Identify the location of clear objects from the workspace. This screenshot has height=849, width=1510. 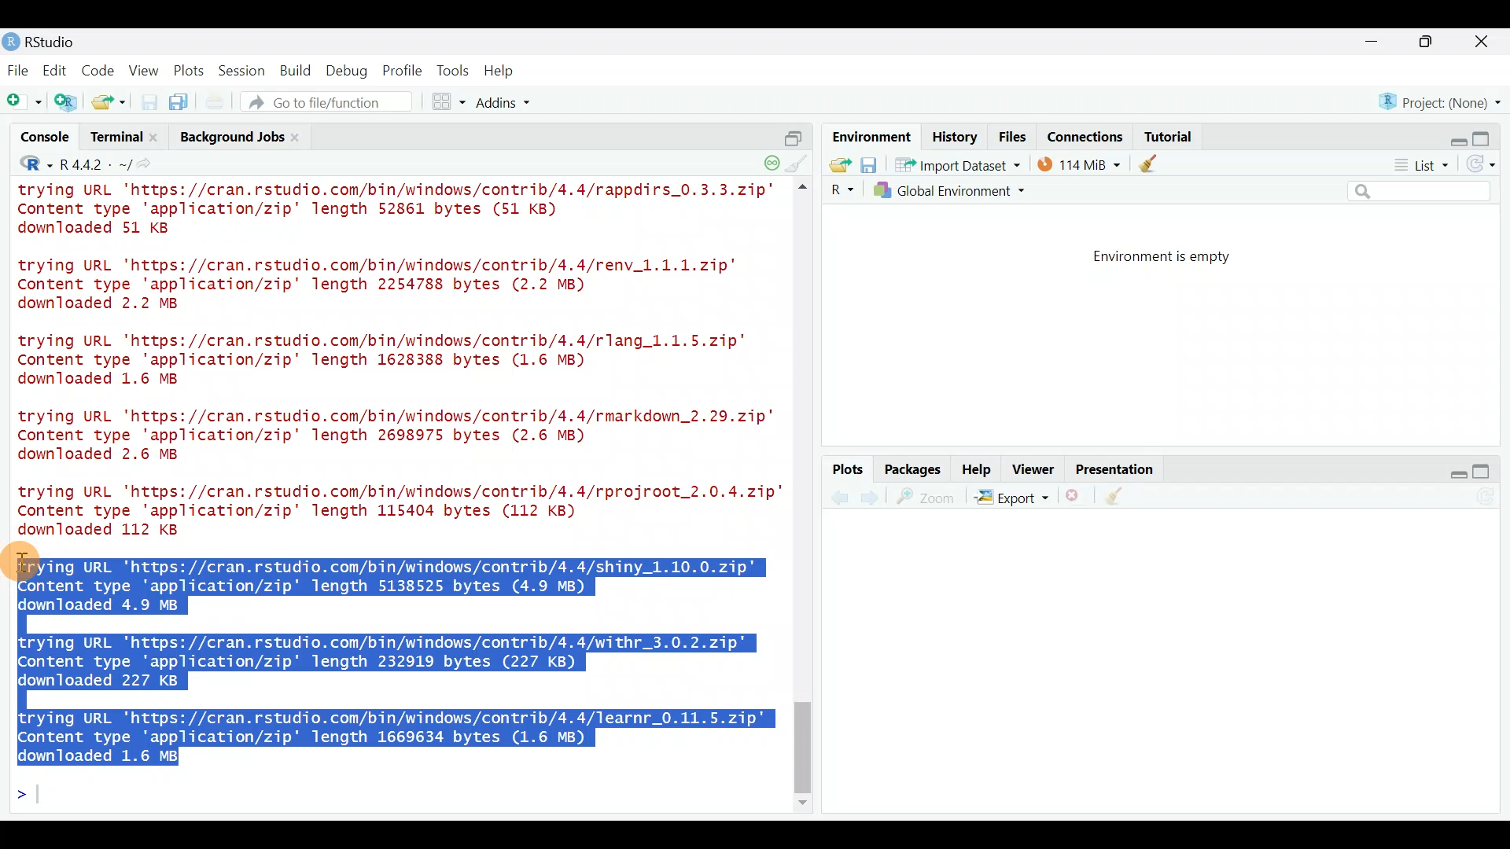
(1150, 163).